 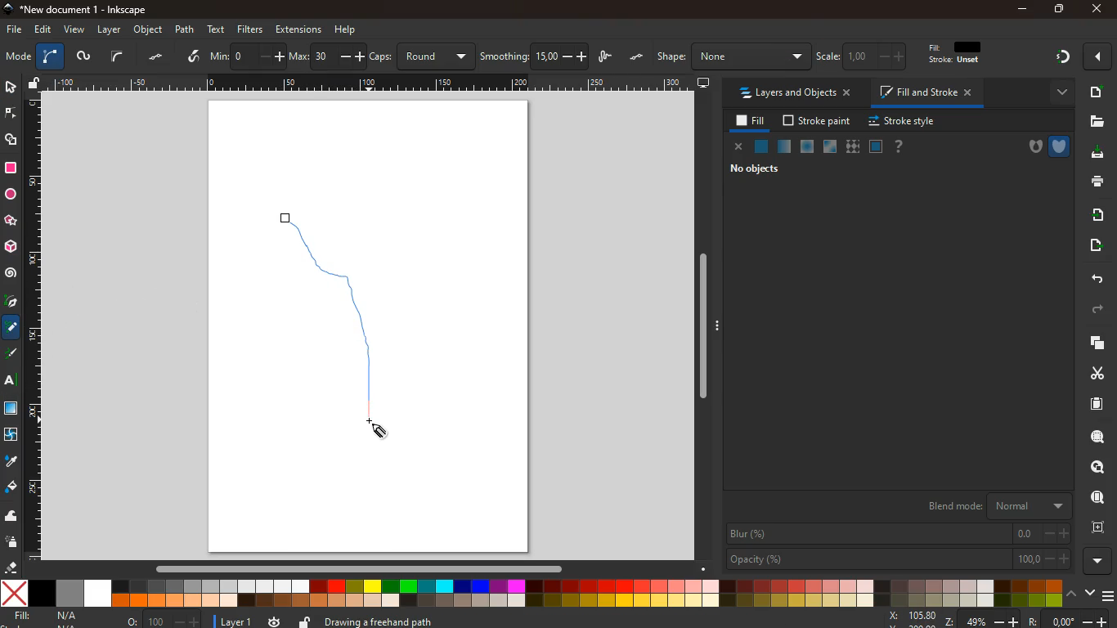 What do you see at coordinates (118, 56) in the screenshot?
I see `select` at bounding box center [118, 56].